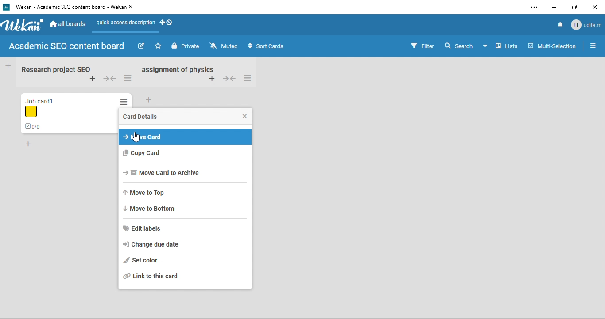 This screenshot has width=605, height=319. Describe the element at coordinates (552, 45) in the screenshot. I see `multi-selection` at that location.